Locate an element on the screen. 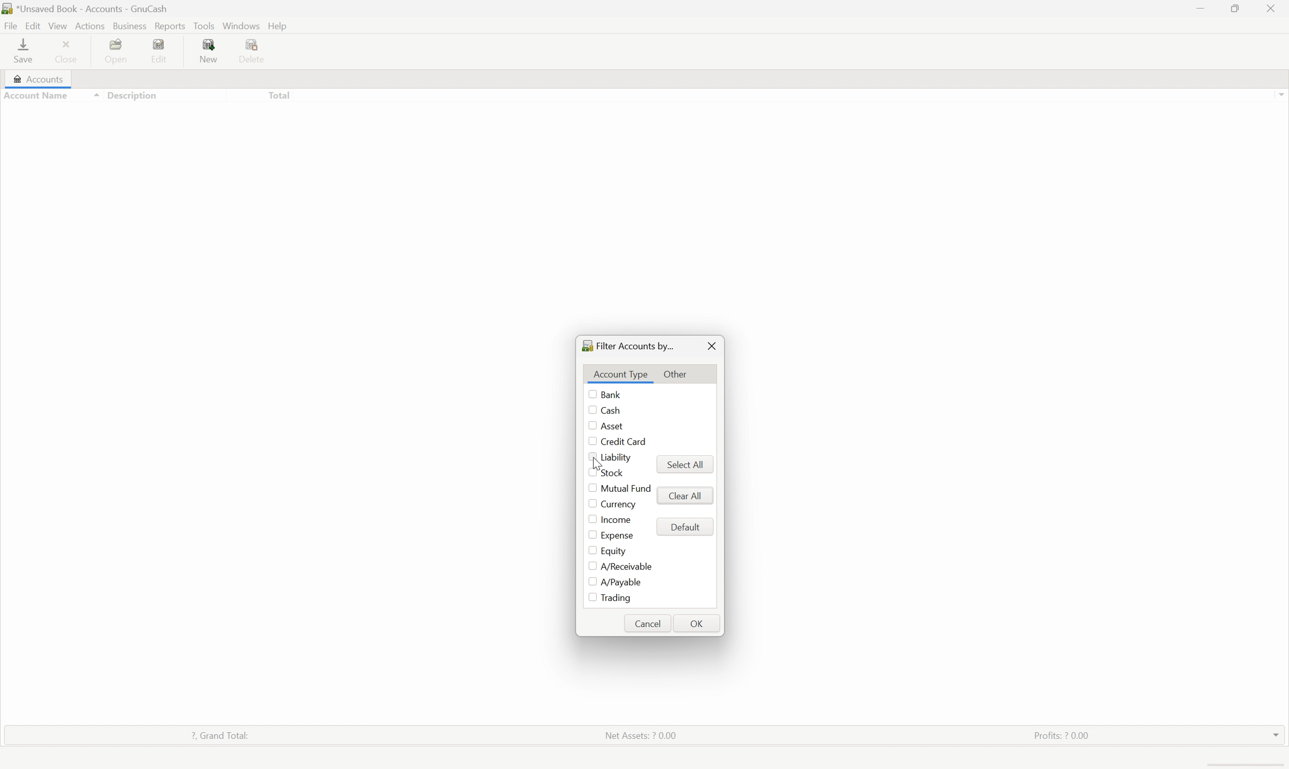 The height and width of the screenshot is (769, 1289). Checkbox is located at coordinates (591, 504).